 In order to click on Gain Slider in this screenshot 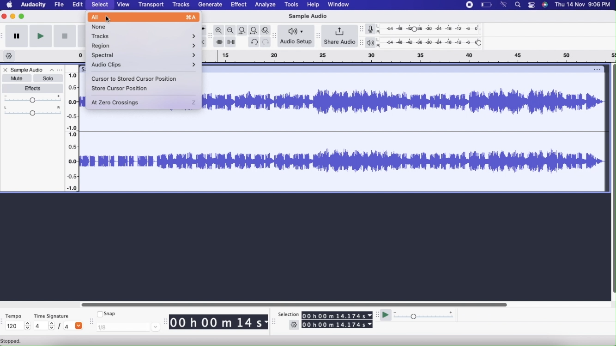, I will do `click(32, 100)`.